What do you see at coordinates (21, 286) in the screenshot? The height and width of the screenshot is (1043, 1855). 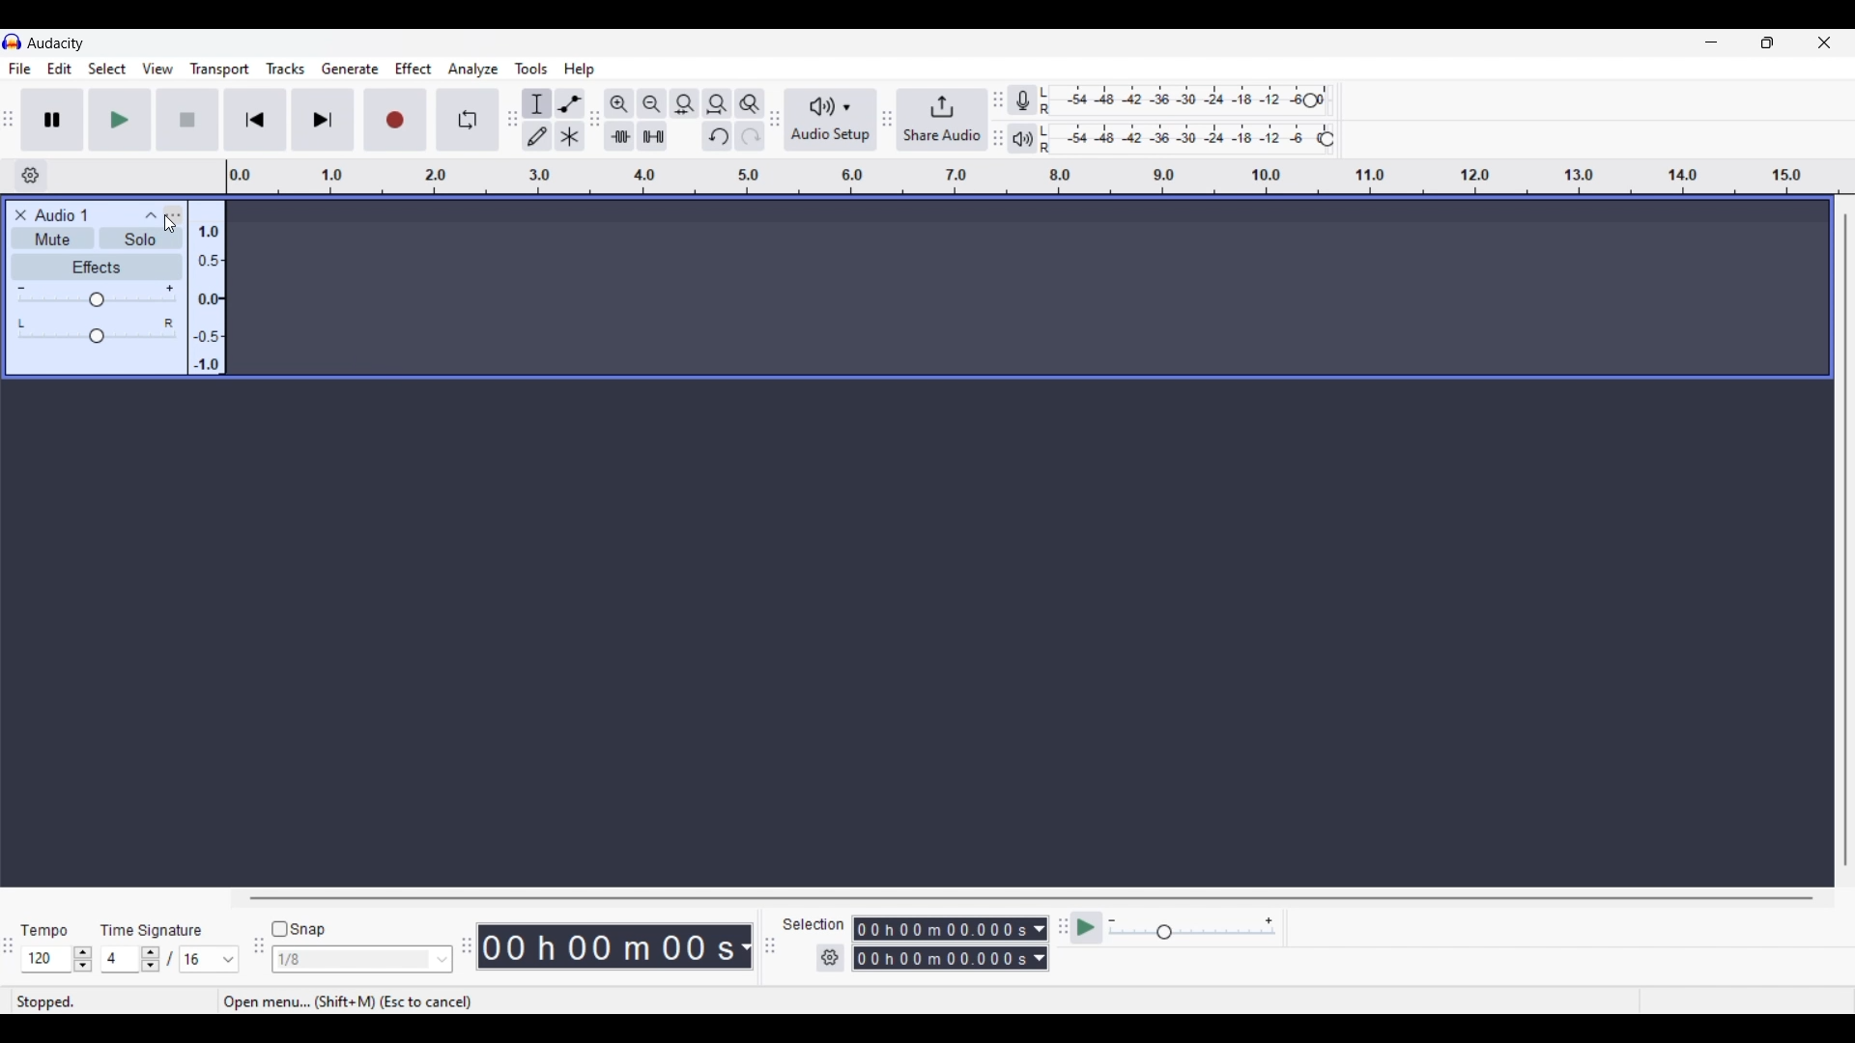 I see `Decrease` at bounding box center [21, 286].